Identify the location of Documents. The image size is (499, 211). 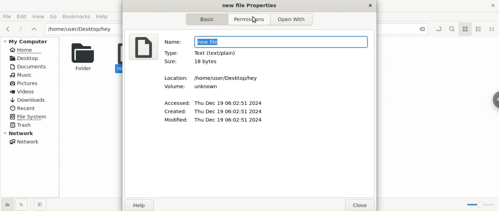
(31, 67).